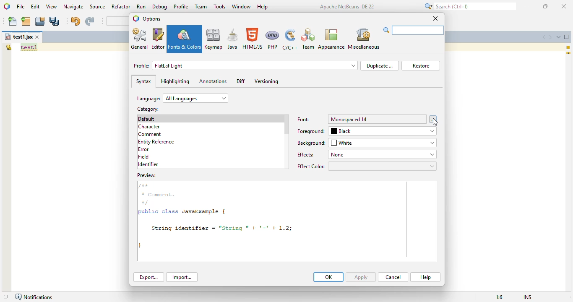 The width and height of the screenshot is (573, 302). What do you see at coordinates (383, 154) in the screenshot?
I see `none` at bounding box center [383, 154].